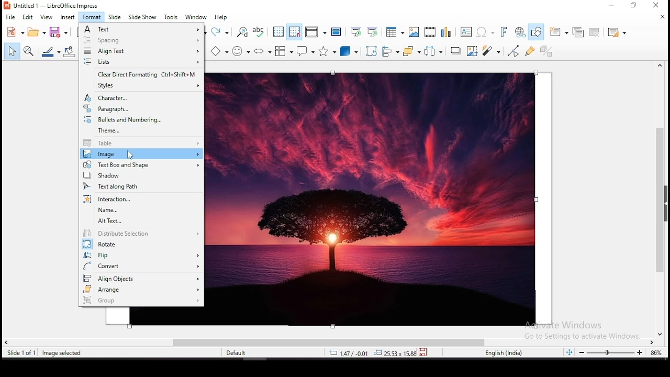 The width and height of the screenshot is (670, 377). What do you see at coordinates (219, 51) in the screenshot?
I see `basic shapes` at bounding box center [219, 51].